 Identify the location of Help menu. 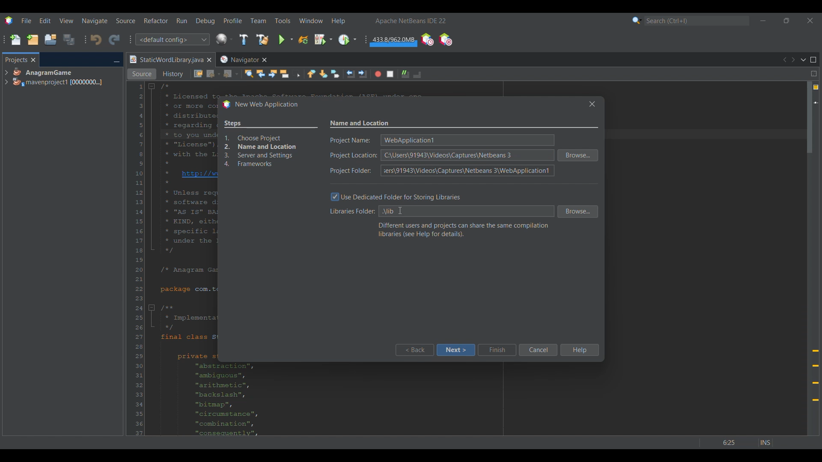
(338, 21).